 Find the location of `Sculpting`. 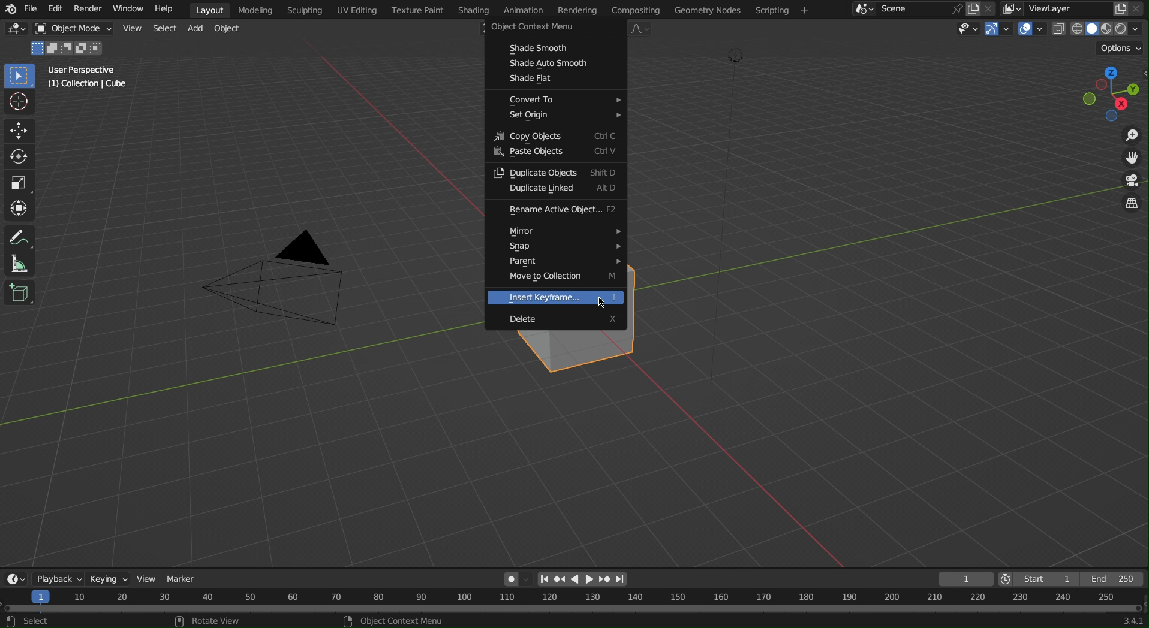

Sculpting is located at coordinates (303, 9).